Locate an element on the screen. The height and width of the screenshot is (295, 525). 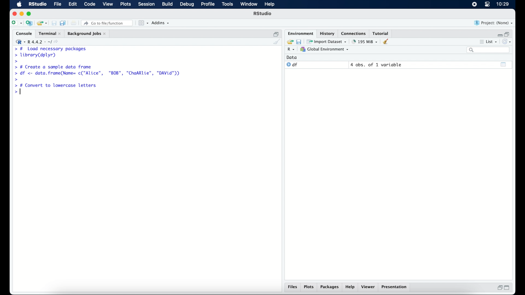
profile is located at coordinates (208, 4).